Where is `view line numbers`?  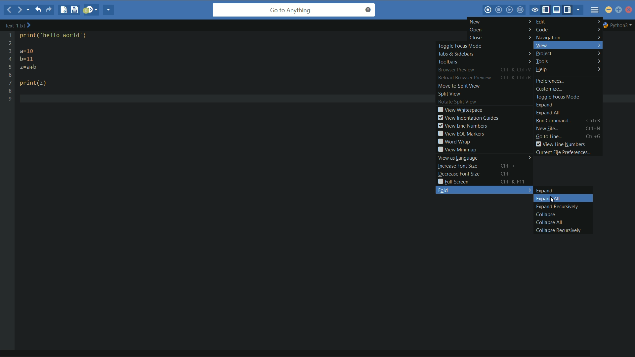
view line numbers is located at coordinates (560, 144).